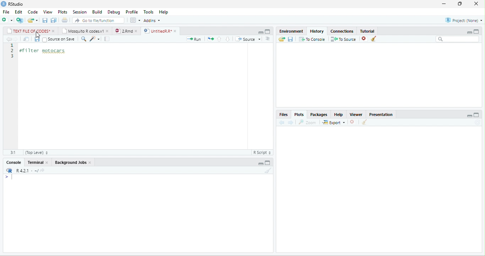 The height and width of the screenshot is (256, 485). What do you see at coordinates (464, 20) in the screenshot?
I see `Project(None)` at bounding box center [464, 20].